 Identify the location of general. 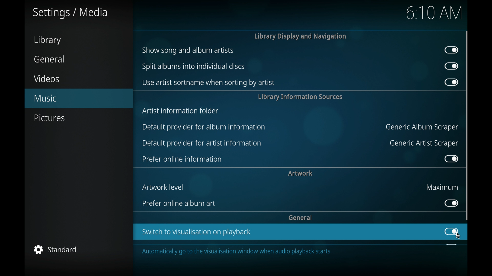
(49, 59).